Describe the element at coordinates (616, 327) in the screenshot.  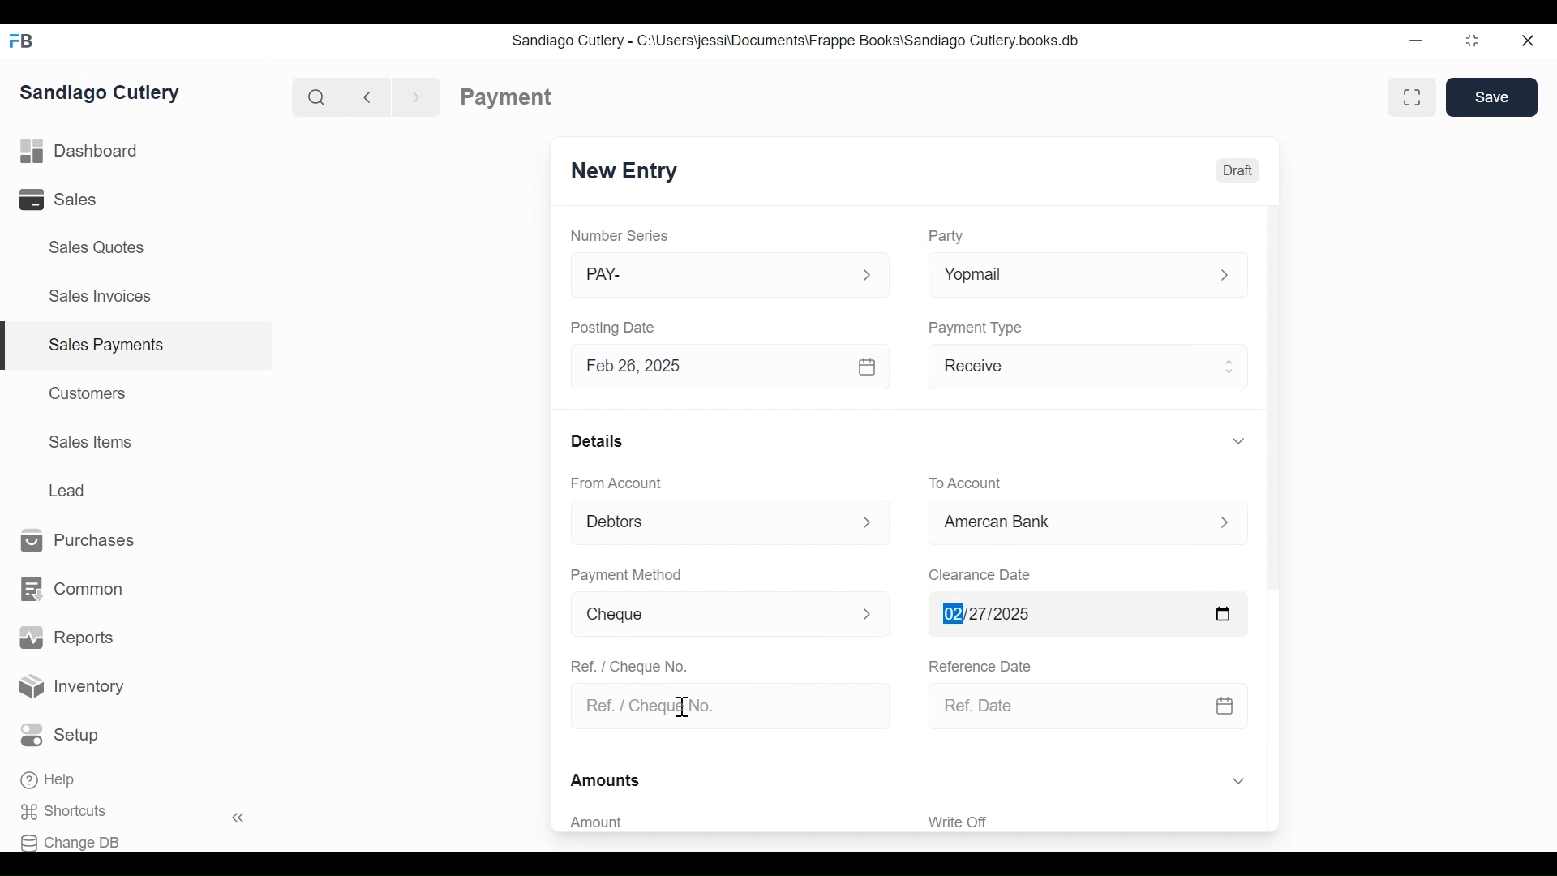
I see `Posting Date` at that location.